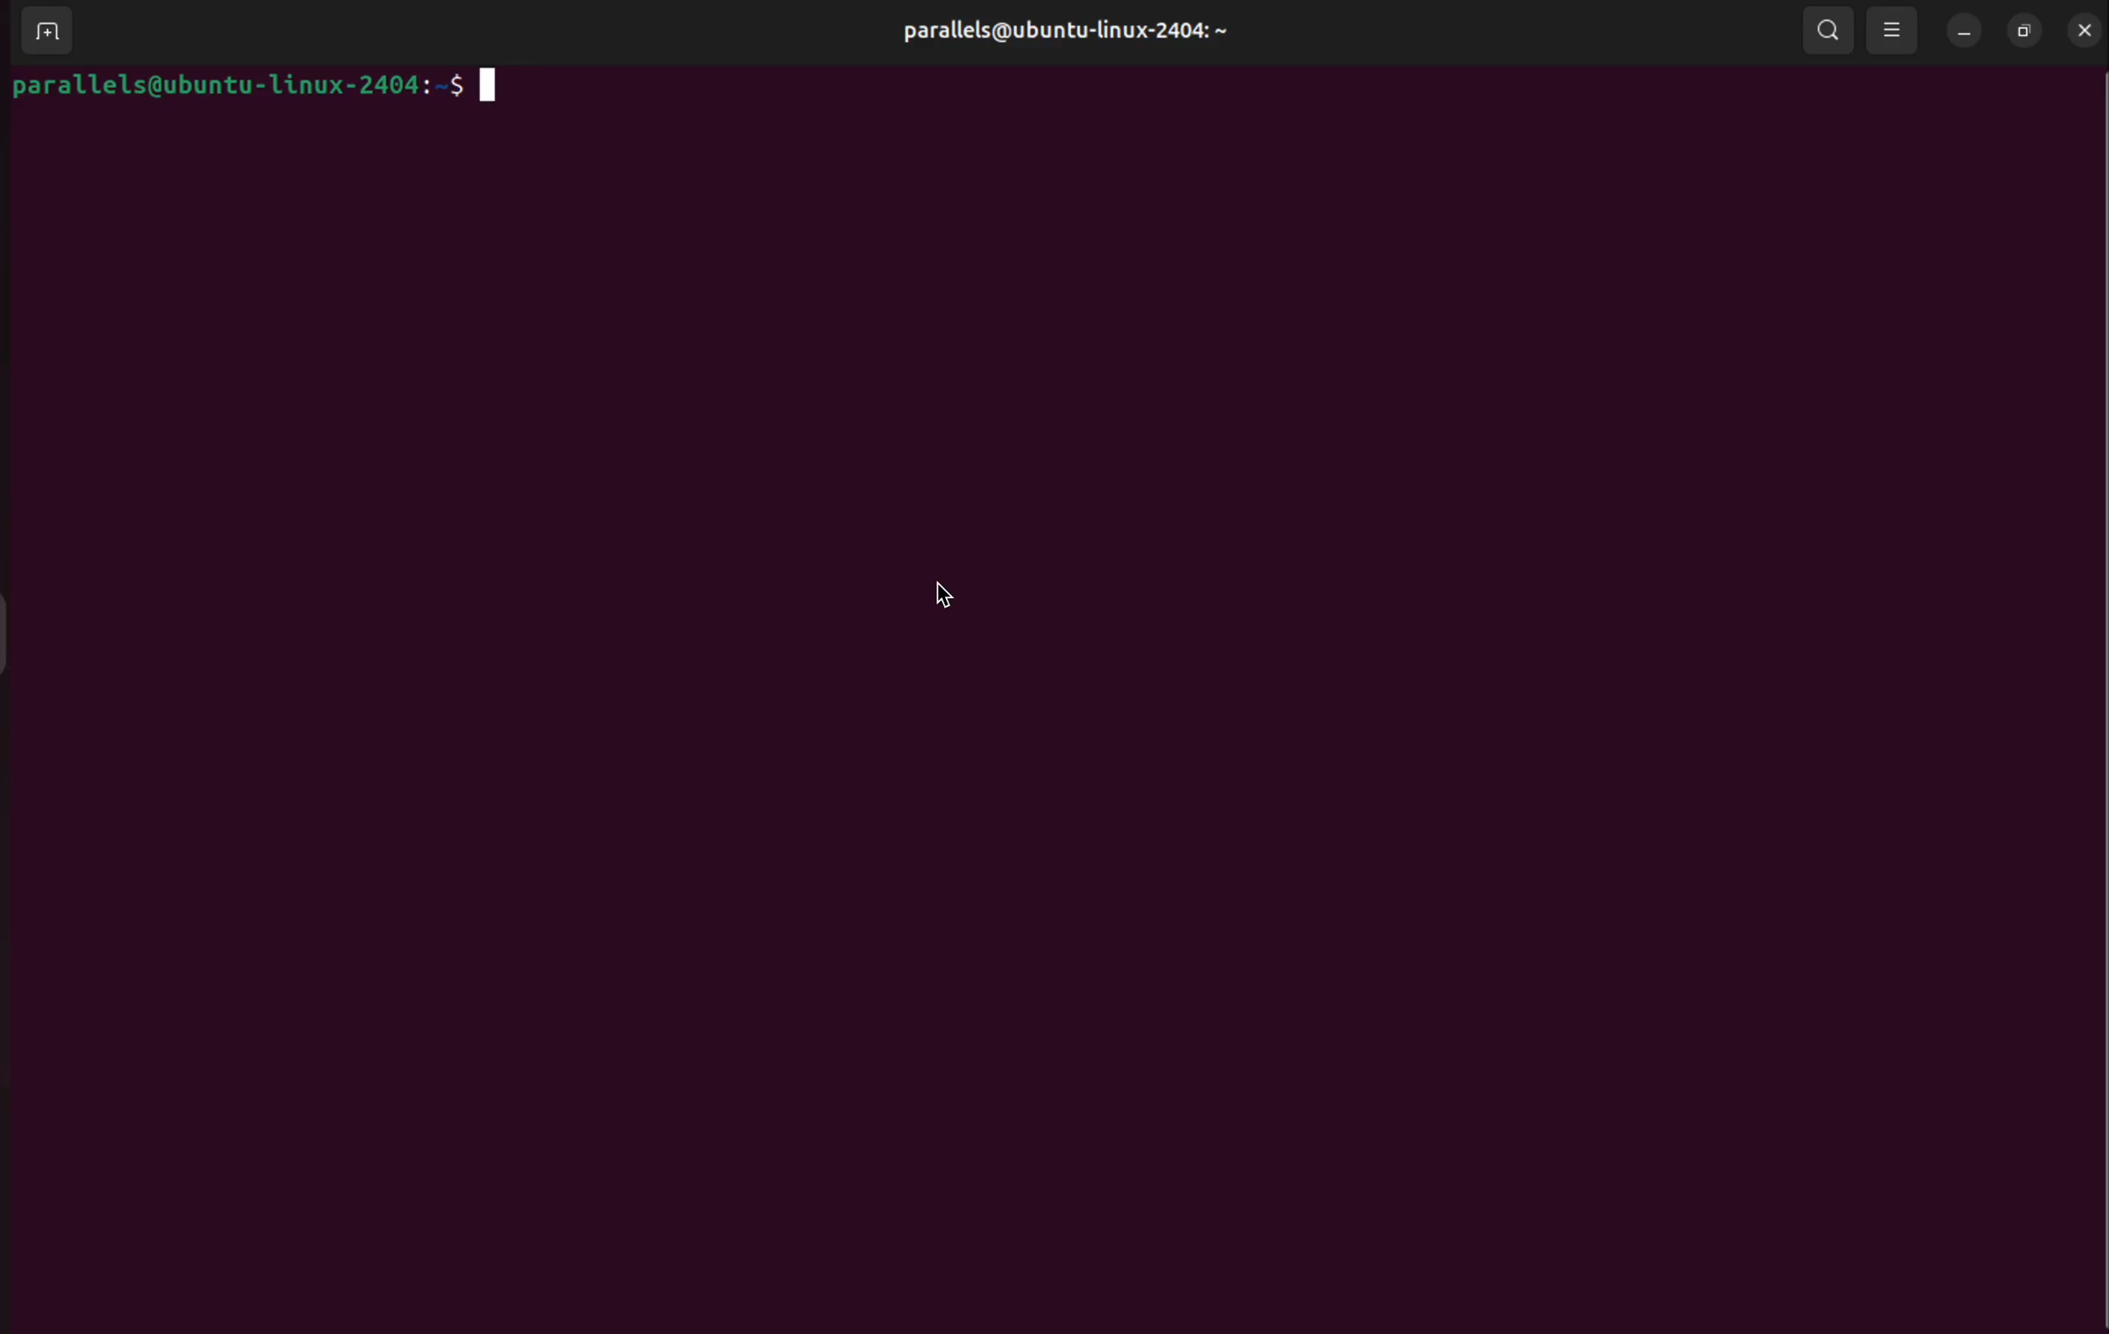  What do you see at coordinates (46, 33) in the screenshot?
I see `add terminal` at bounding box center [46, 33].